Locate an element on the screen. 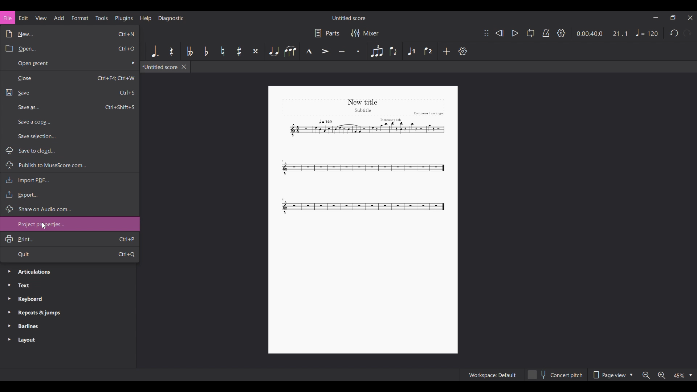 The width and height of the screenshot is (697, 392). Tools menu is located at coordinates (101, 18).